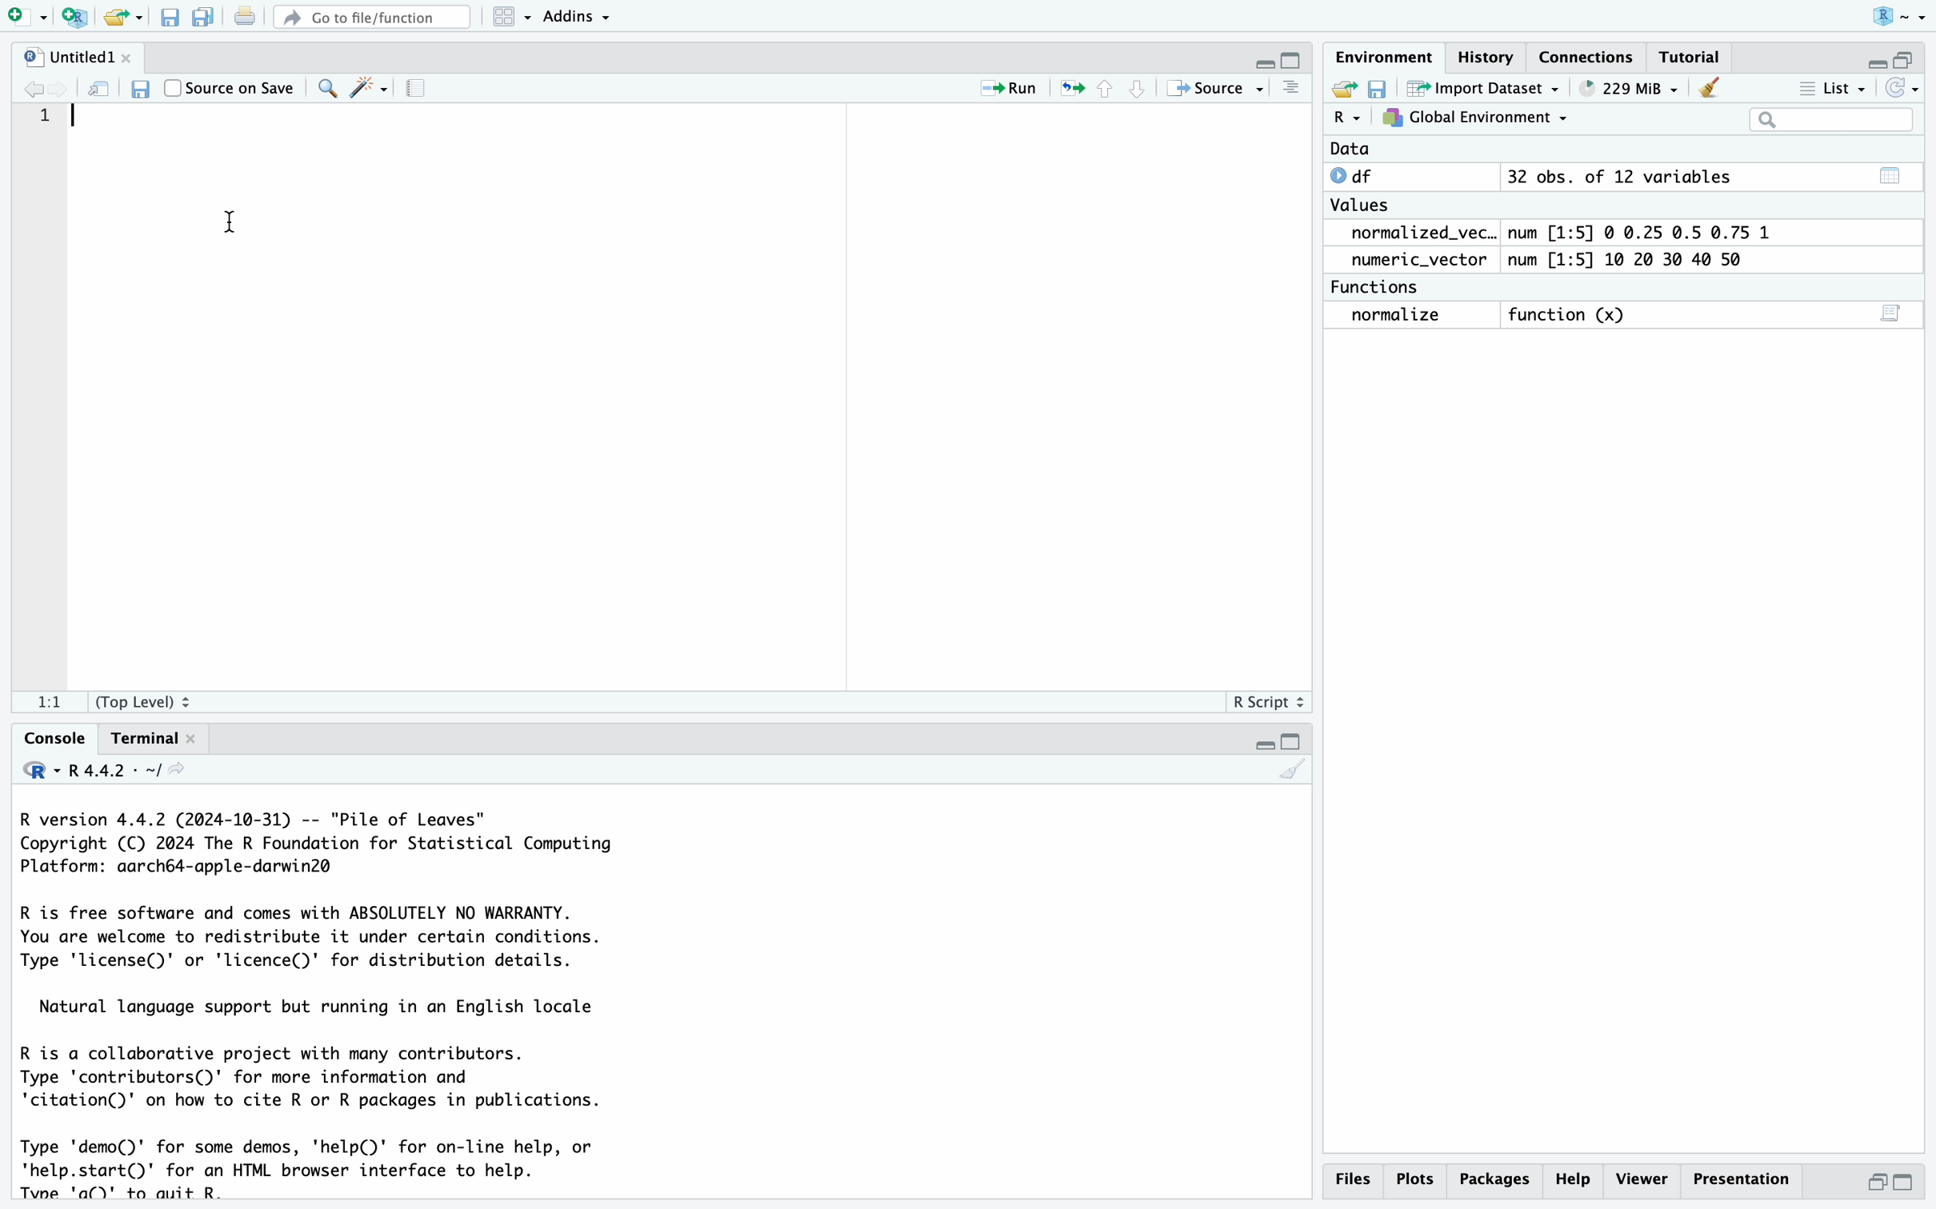  I want to click on Source, so click(1210, 90).